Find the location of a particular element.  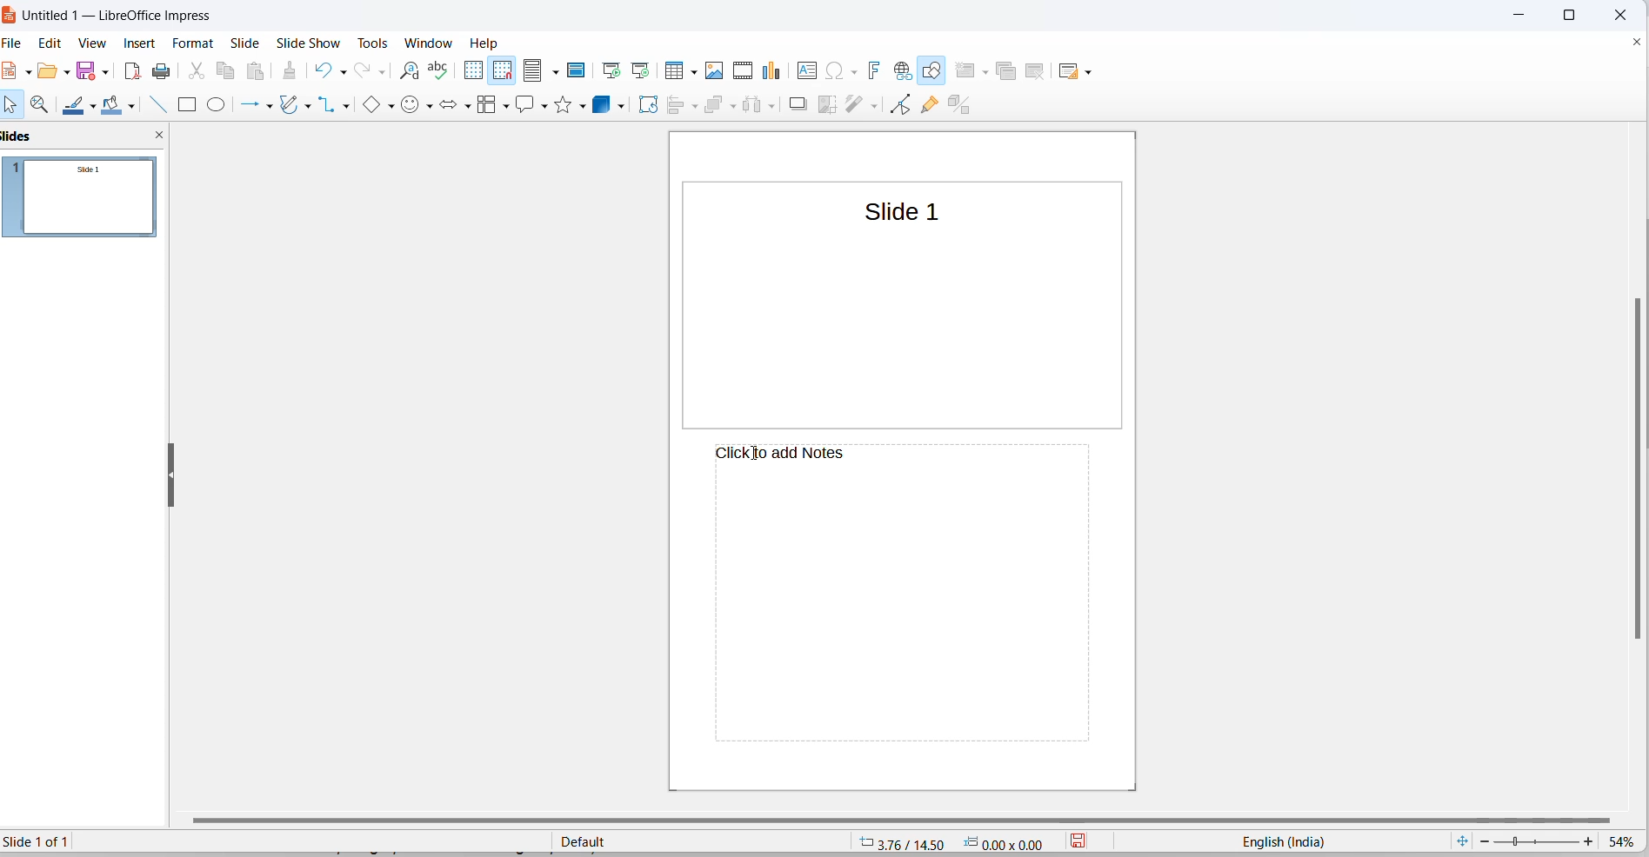

filters options is located at coordinates (872, 107).